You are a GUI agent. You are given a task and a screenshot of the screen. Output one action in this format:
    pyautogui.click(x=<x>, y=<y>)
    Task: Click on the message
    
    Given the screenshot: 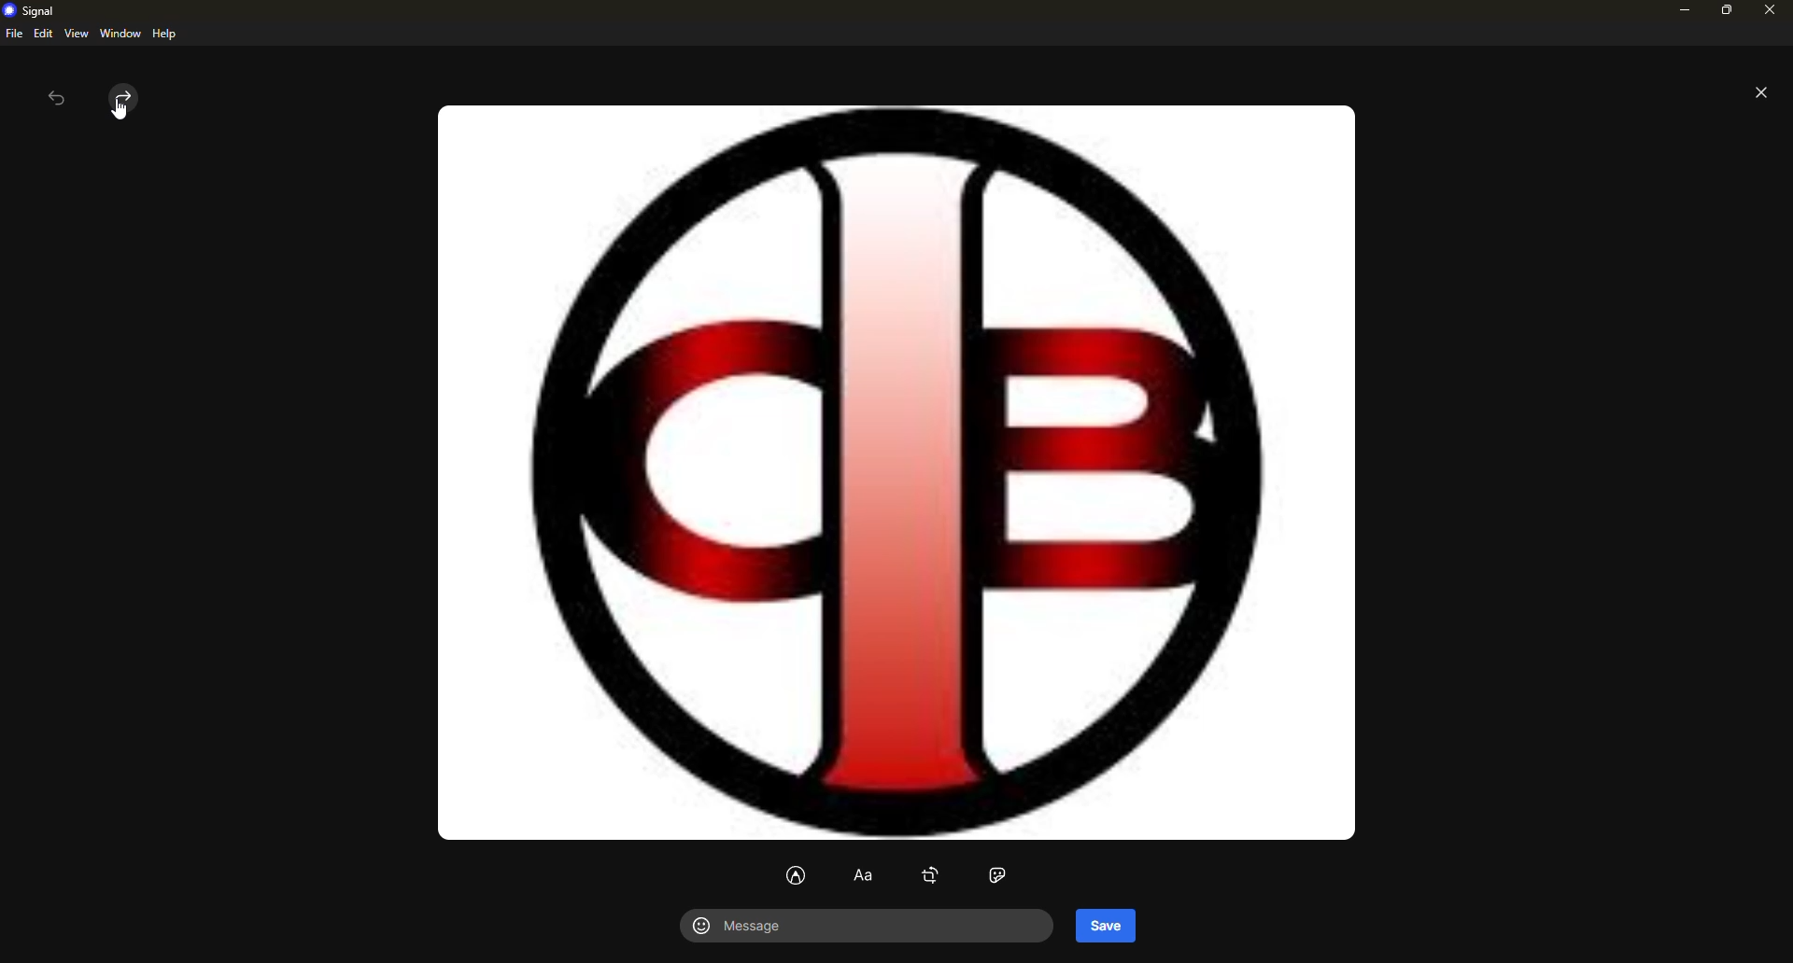 What is the action you would take?
    pyautogui.click(x=749, y=928)
    